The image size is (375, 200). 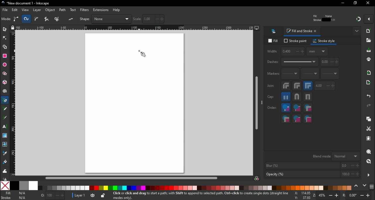 I want to click on filters, so click(x=85, y=10).